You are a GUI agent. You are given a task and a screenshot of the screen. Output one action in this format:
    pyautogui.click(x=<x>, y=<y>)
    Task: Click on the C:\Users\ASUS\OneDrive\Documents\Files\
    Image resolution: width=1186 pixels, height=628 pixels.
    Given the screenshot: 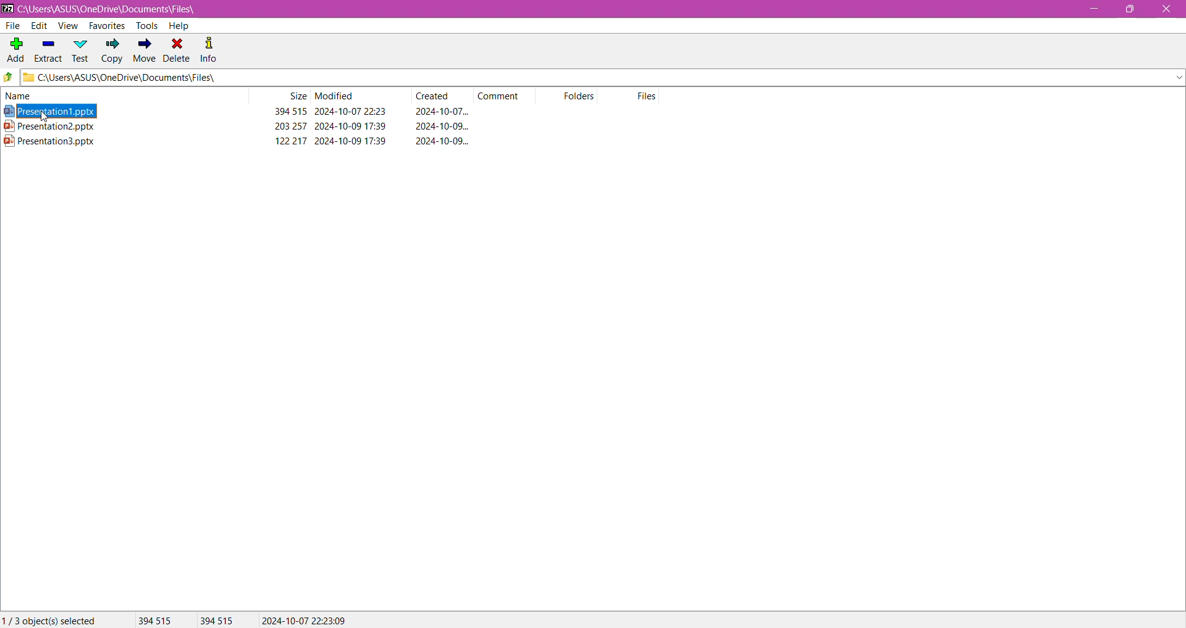 What is the action you would take?
    pyautogui.click(x=117, y=9)
    